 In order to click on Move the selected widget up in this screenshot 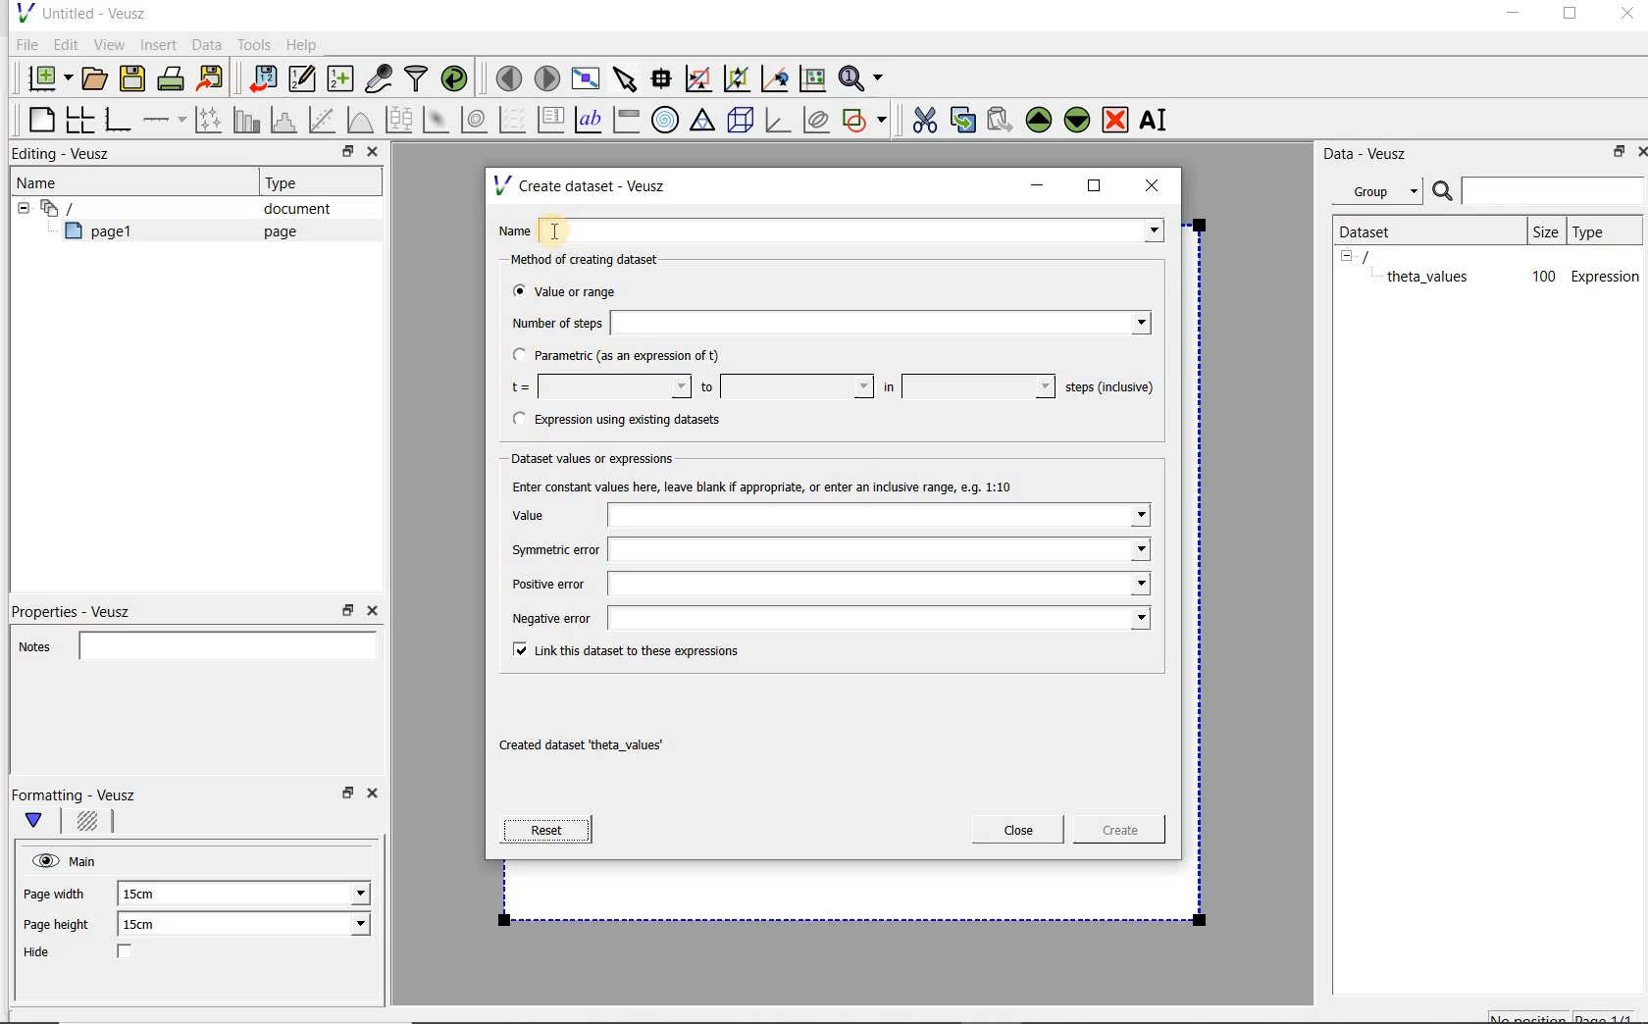, I will do `click(1039, 120)`.